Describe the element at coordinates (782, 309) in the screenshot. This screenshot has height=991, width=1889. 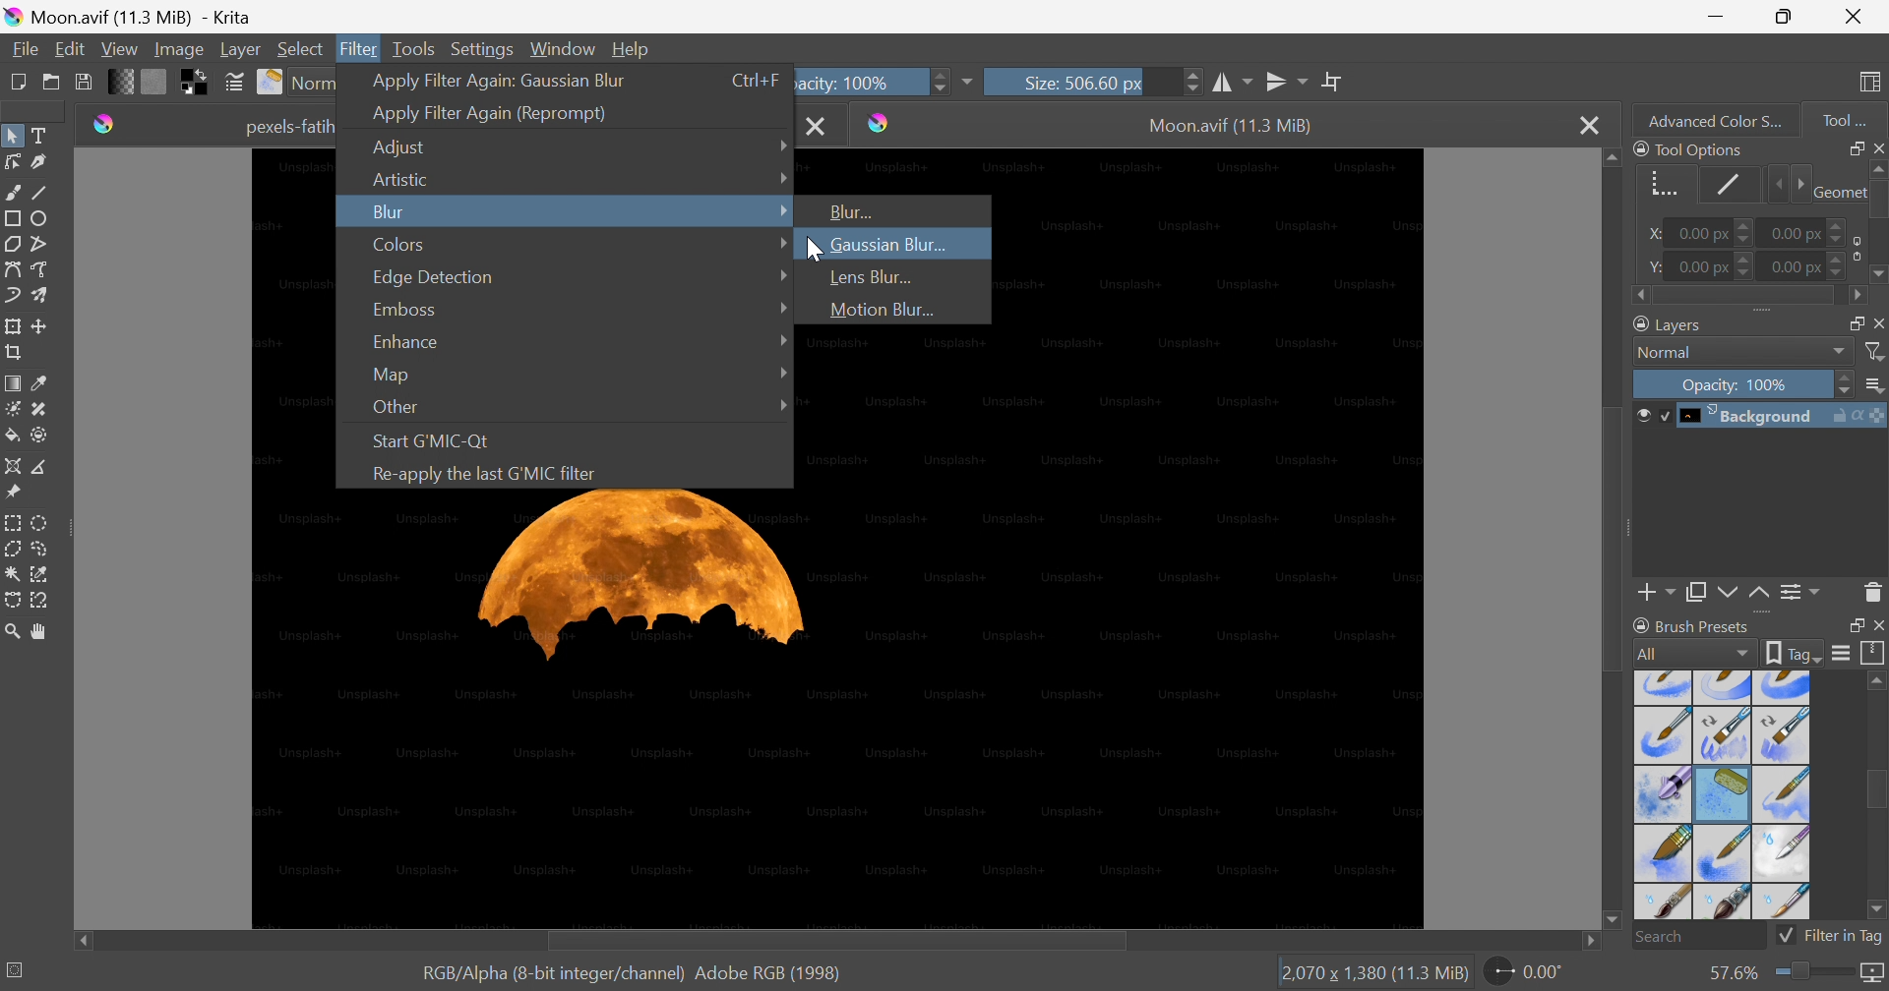
I see `Drop Down` at that location.